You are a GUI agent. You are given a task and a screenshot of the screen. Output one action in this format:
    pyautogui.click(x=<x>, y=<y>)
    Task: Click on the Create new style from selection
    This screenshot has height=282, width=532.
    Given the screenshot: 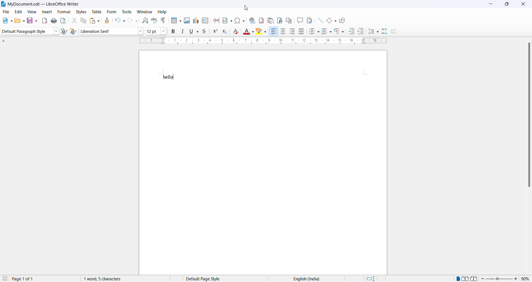 What is the action you would take?
    pyautogui.click(x=74, y=31)
    